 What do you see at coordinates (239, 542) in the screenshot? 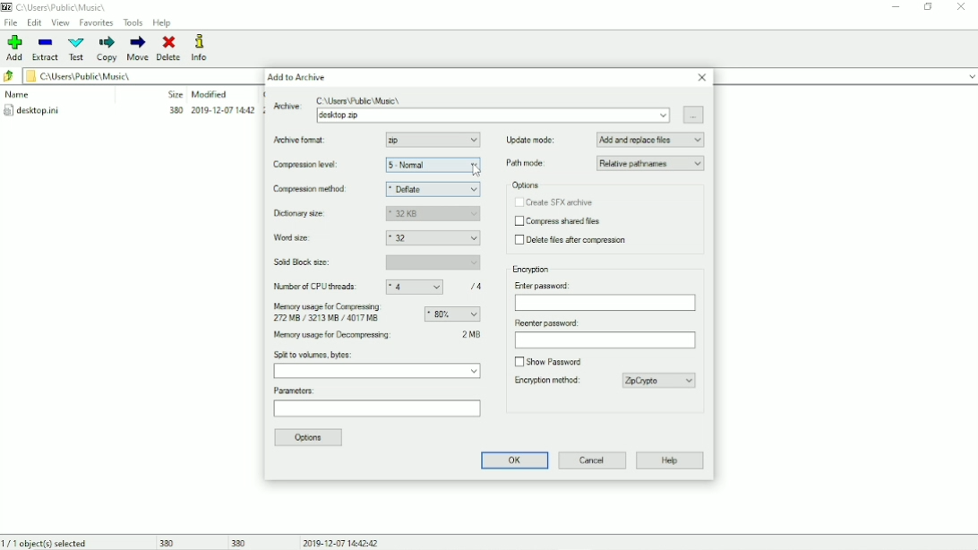
I see `380` at bounding box center [239, 542].